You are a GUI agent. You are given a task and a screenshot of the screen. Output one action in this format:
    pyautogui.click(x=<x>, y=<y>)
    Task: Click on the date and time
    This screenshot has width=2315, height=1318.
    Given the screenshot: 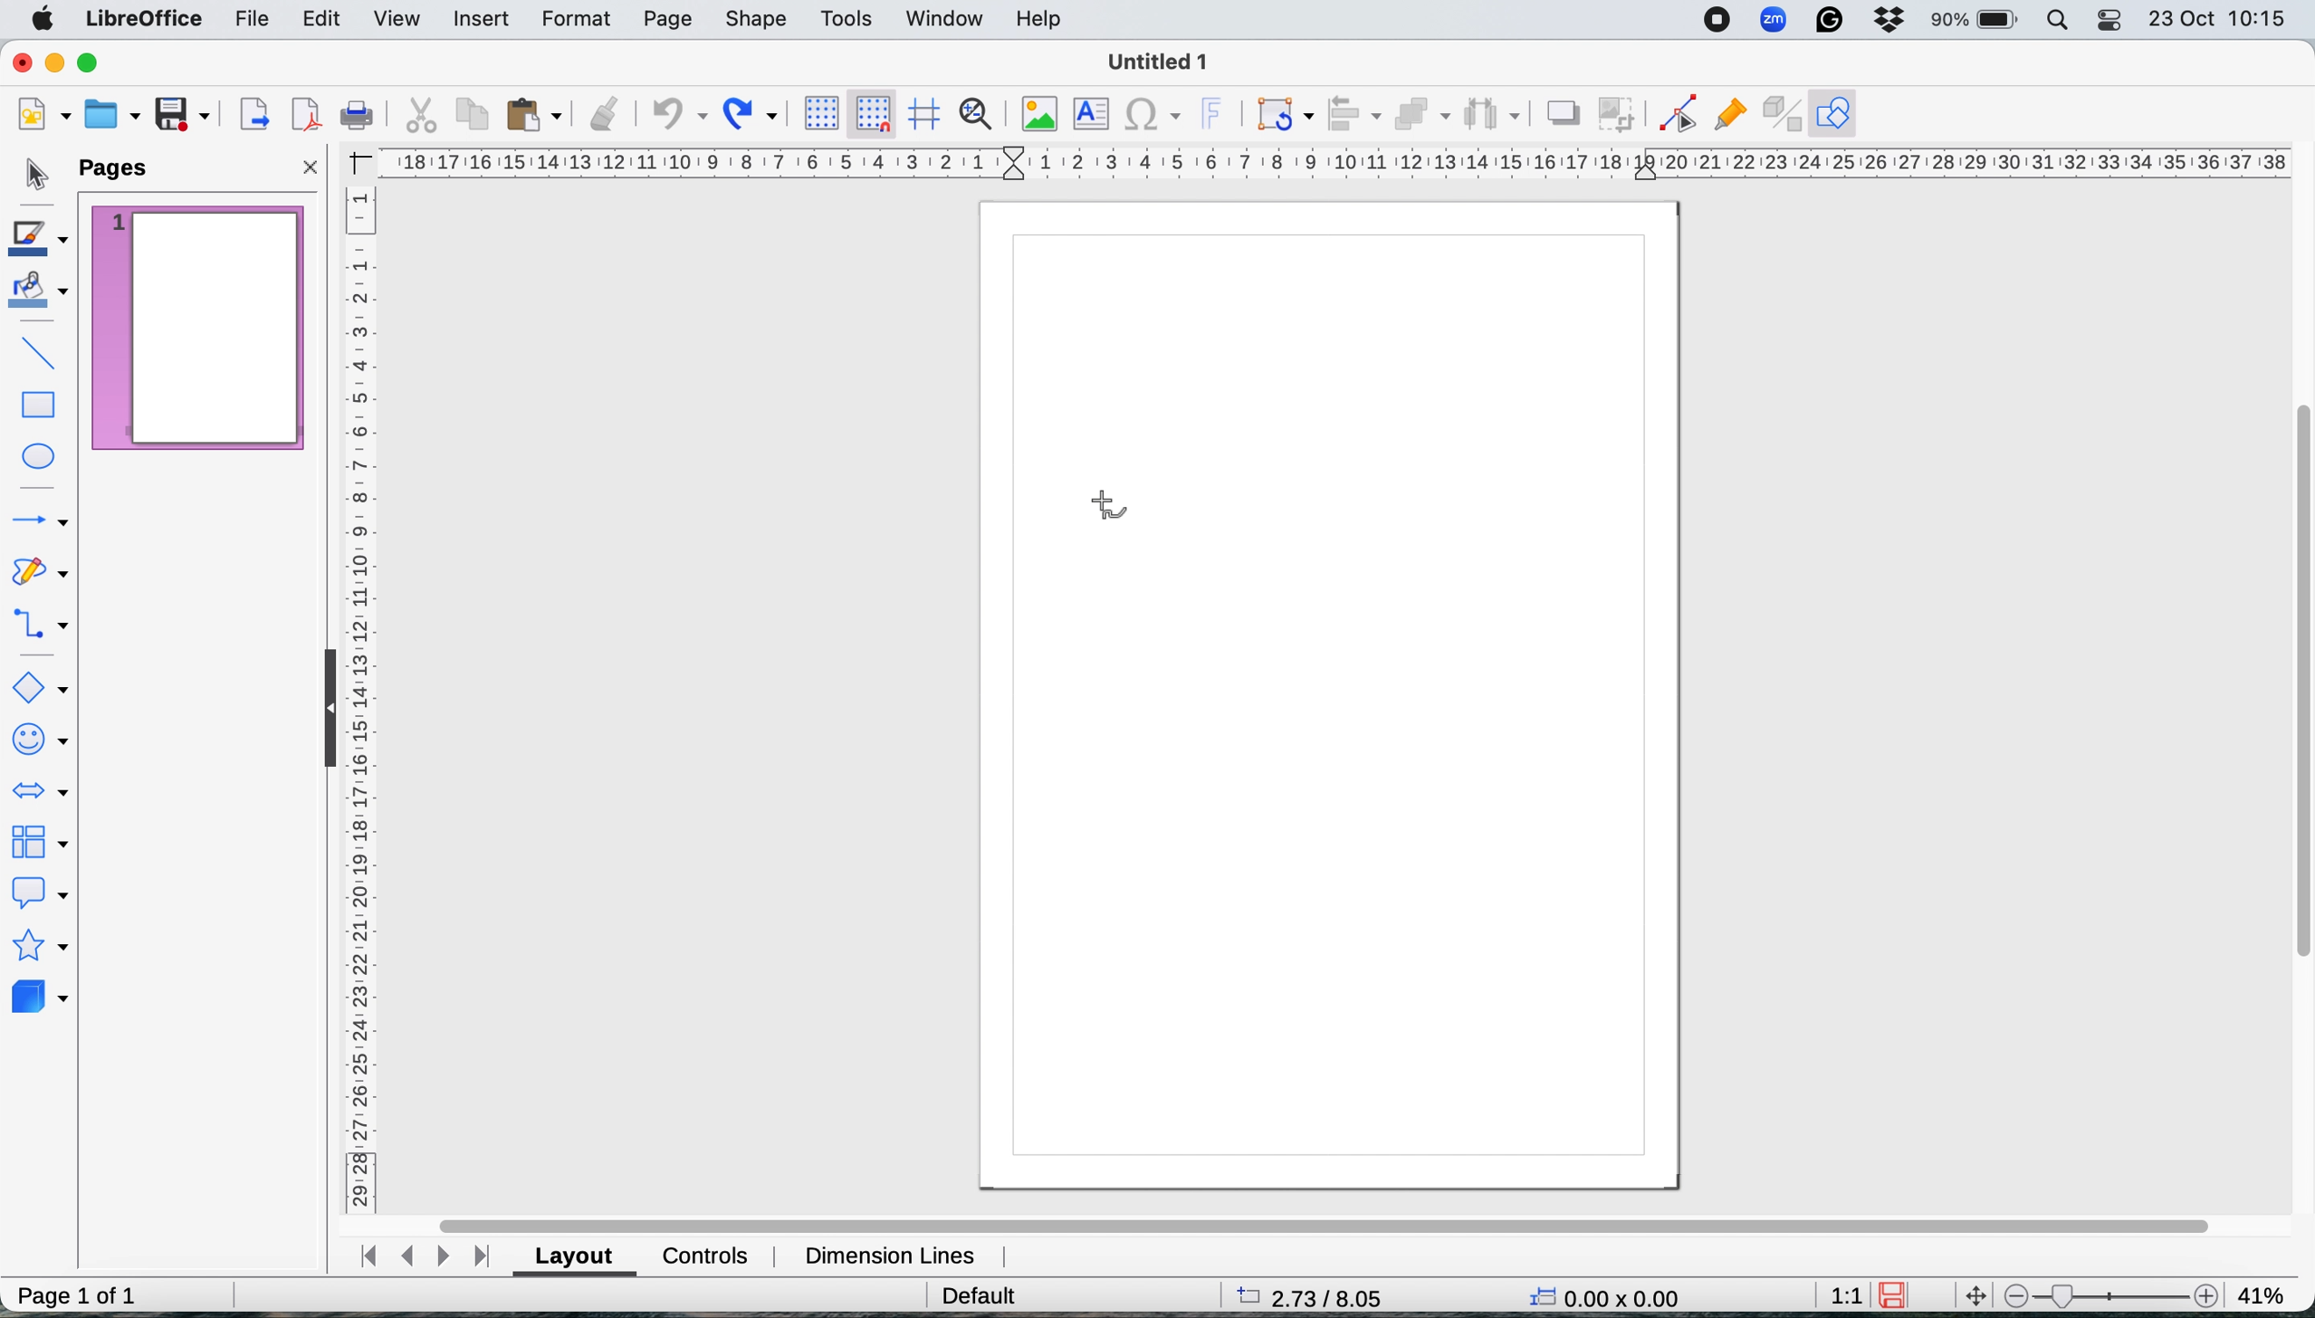 What is the action you would take?
    pyautogui.click(x=2218, y=20)
    